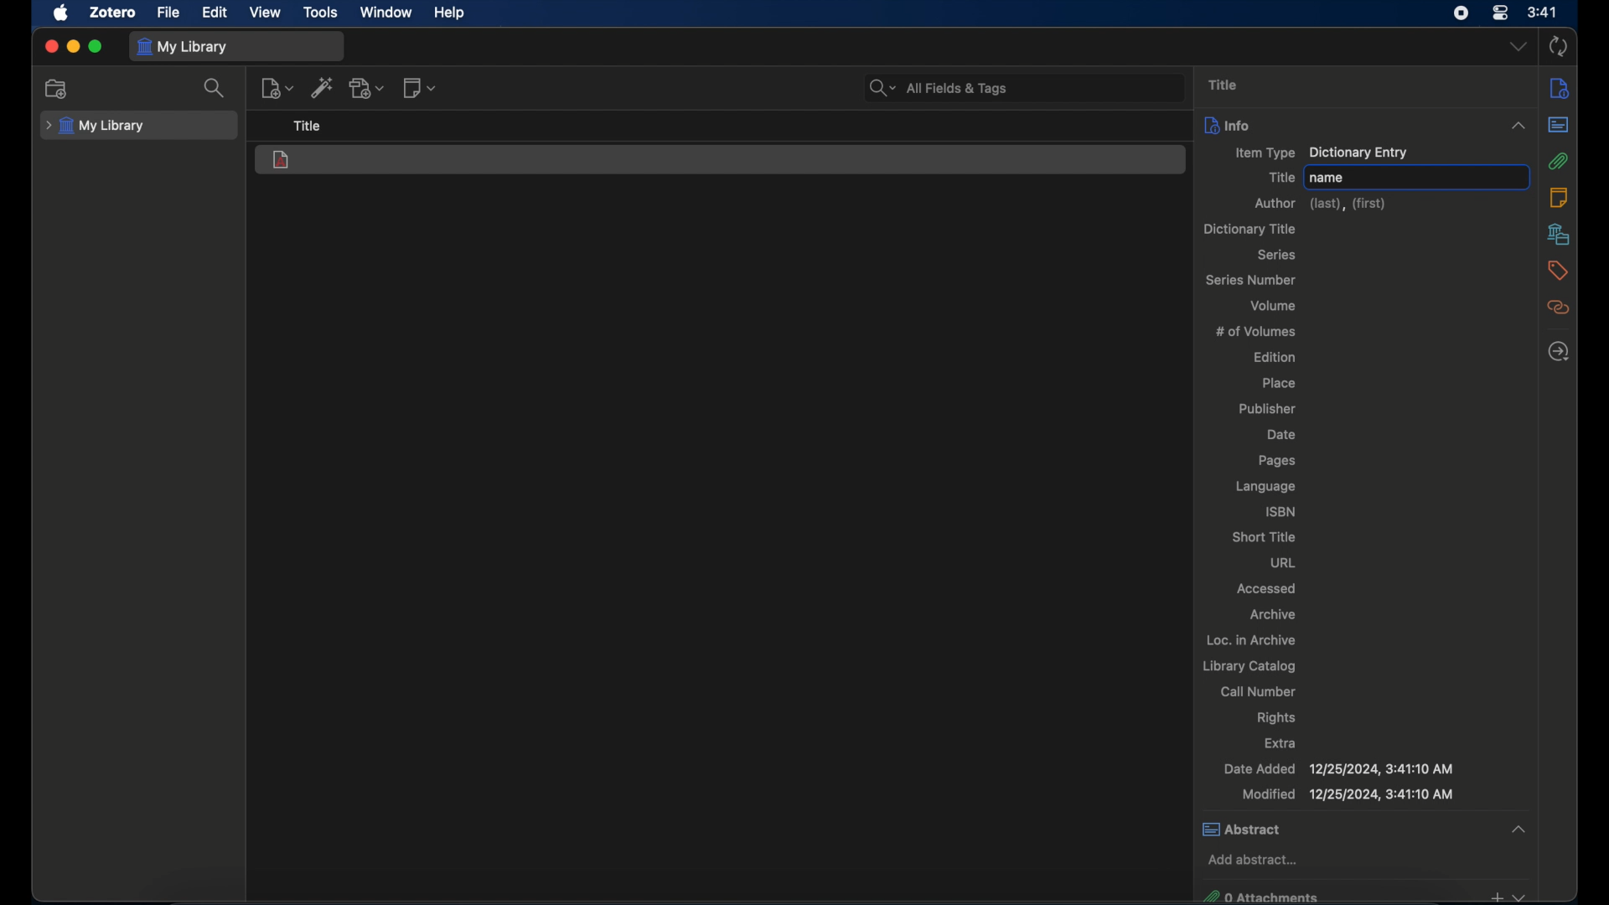 Image resolution: width=1609 pixels, height=905 pixels. What do you see at coordinates (1253, 279) in the screenshot?
I see `series number` at bounding box center [1253, 279].